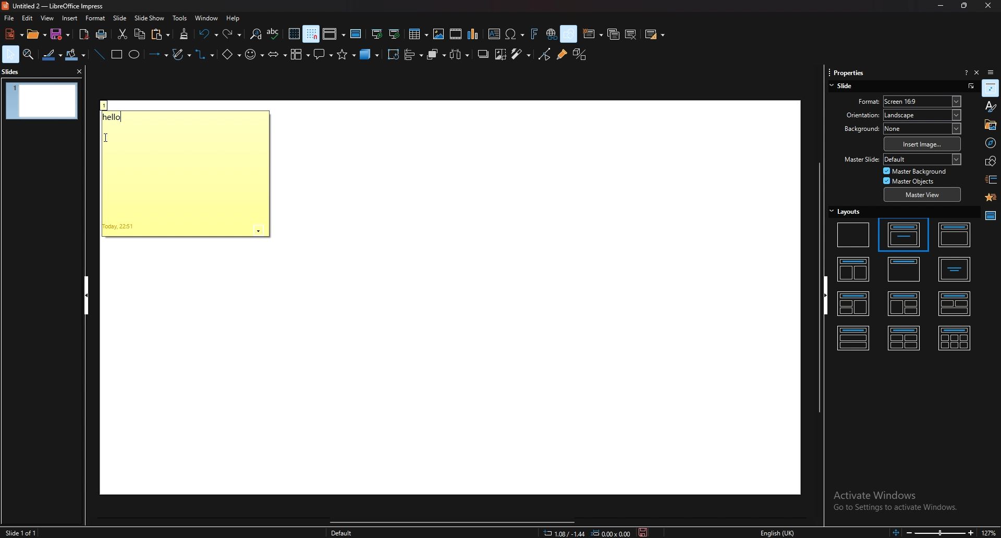 The width and height of the screenshot is (1001, 538). Describe the element at coordinates (966, 72) in the screenshot. I see `help on sidebar settings` at that location.